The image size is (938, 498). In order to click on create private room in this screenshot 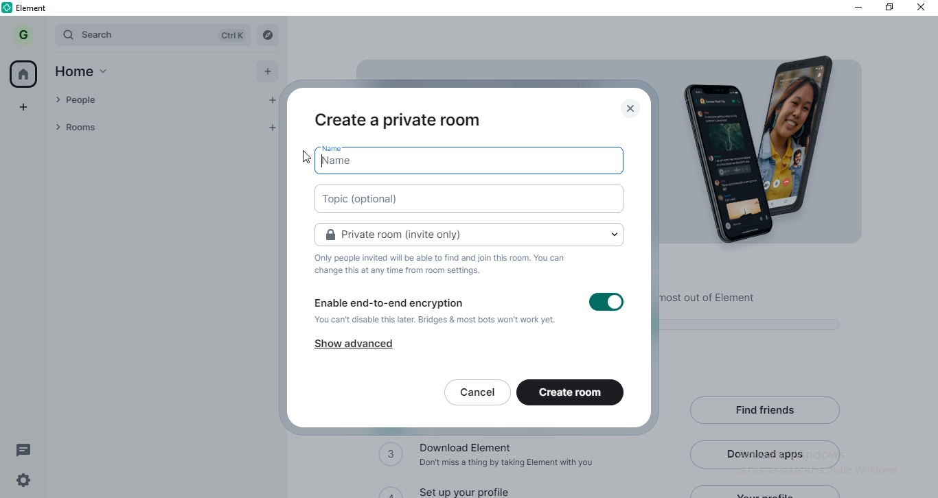, I will do `click(401, 119)`.